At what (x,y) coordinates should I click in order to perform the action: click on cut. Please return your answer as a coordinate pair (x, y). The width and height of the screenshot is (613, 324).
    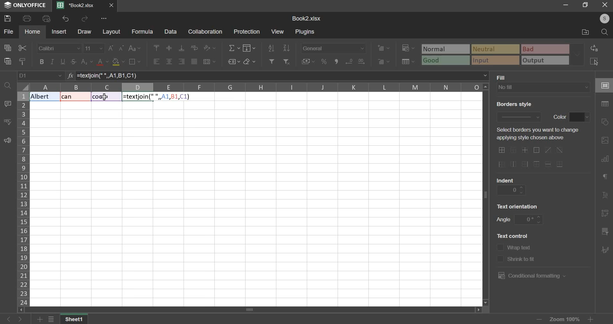
    Looking at the image, I should click on (22, 48).